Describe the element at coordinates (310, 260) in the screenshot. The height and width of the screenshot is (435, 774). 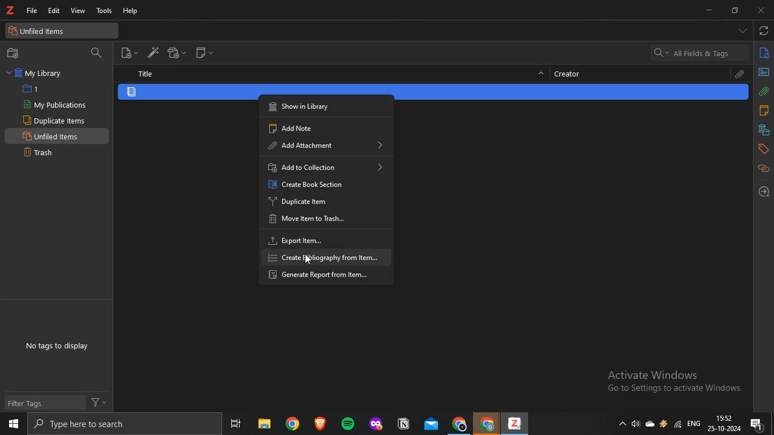
I see `cursor` at that location.